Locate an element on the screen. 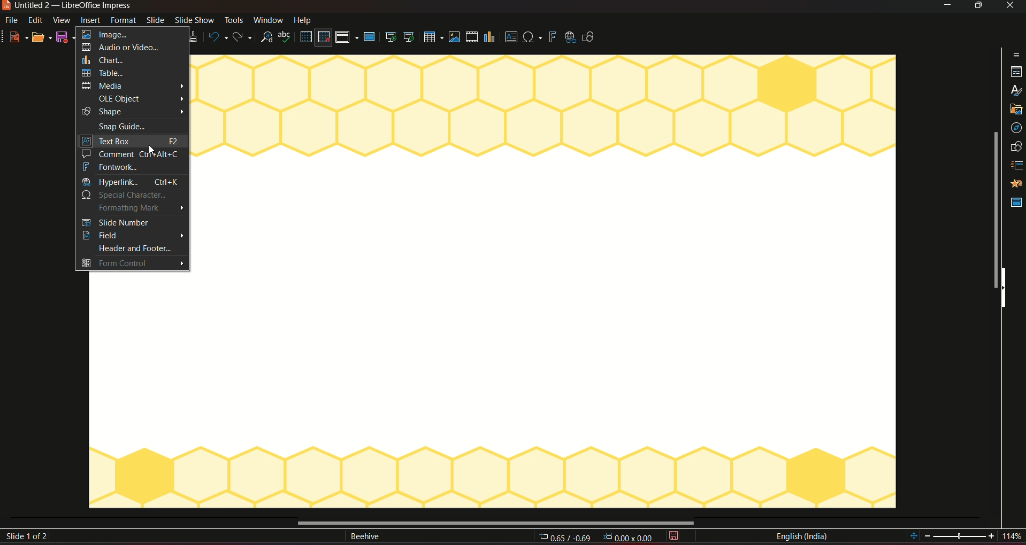 Image resolution: width=1026 pixels, height=545 pixels. hyperlink    Ctrl+K is located at coordinates (130, 182).